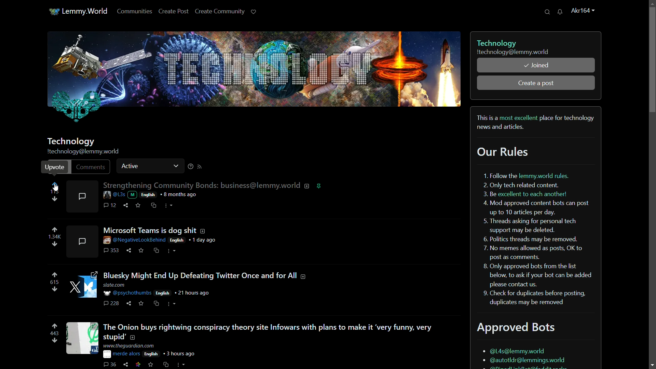 The height and width of the screenshot is (369, 656). I want to click on upvote pop up, so click(55, 167).